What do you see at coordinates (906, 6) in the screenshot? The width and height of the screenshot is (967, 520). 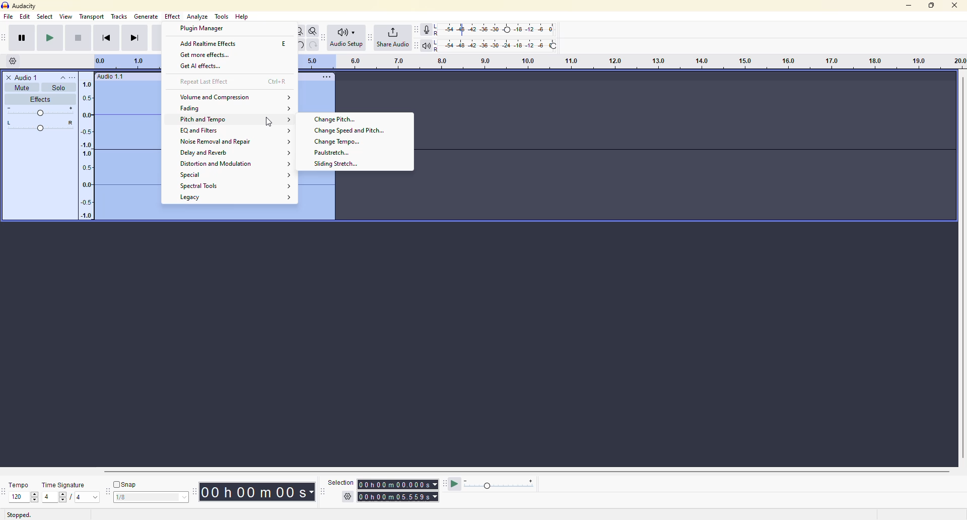 I see `minimize` at bounding box center [906, 6].